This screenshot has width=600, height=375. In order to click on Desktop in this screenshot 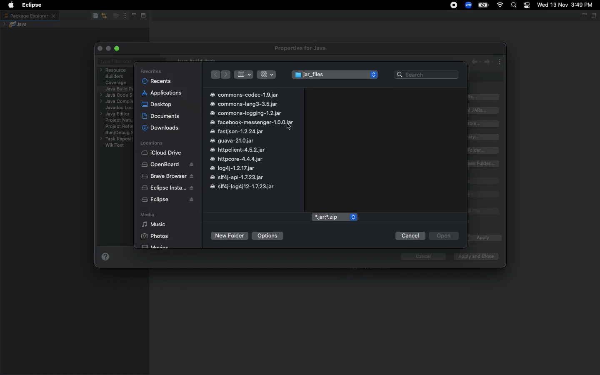, I will do `click(157, 104)`.